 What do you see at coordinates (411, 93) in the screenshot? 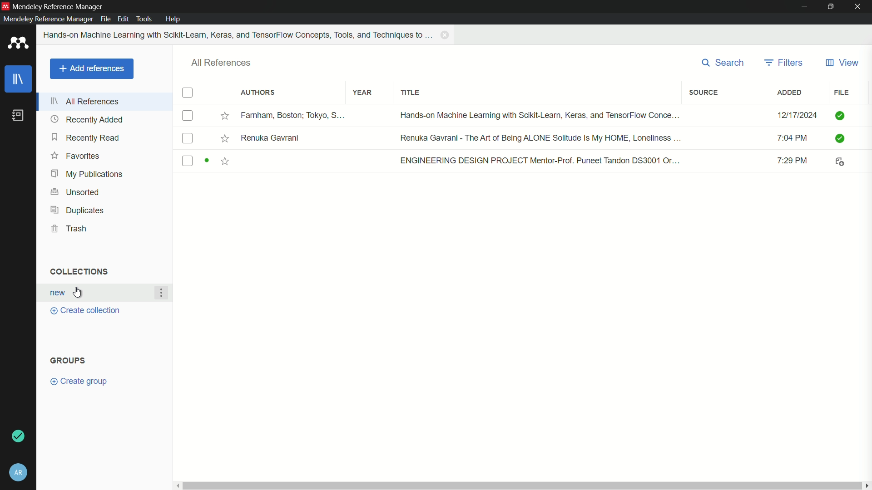
I see `title` at bounding box center [411, 93].